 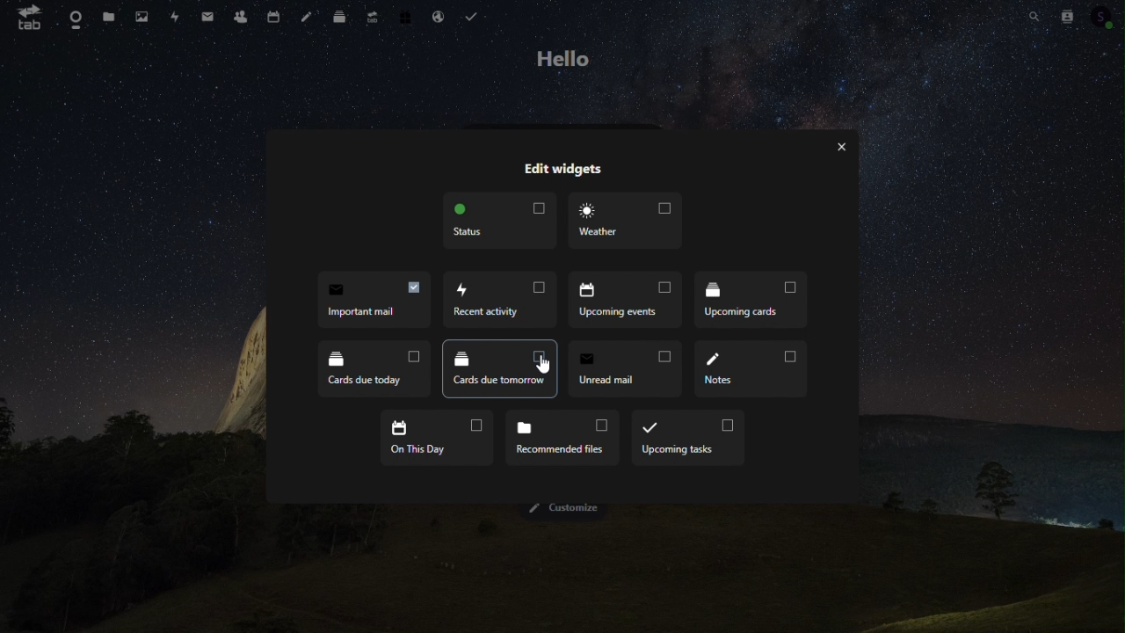 I want to click on Hello, so click(x=562, y=58).